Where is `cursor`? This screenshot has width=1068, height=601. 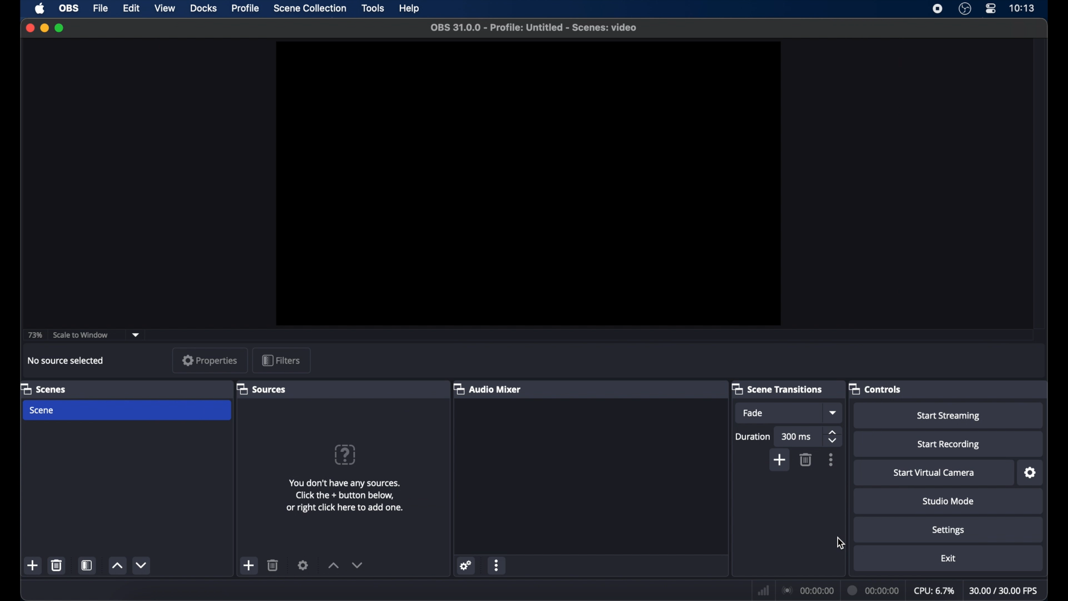 cursor is located at coordinates (840, 543).